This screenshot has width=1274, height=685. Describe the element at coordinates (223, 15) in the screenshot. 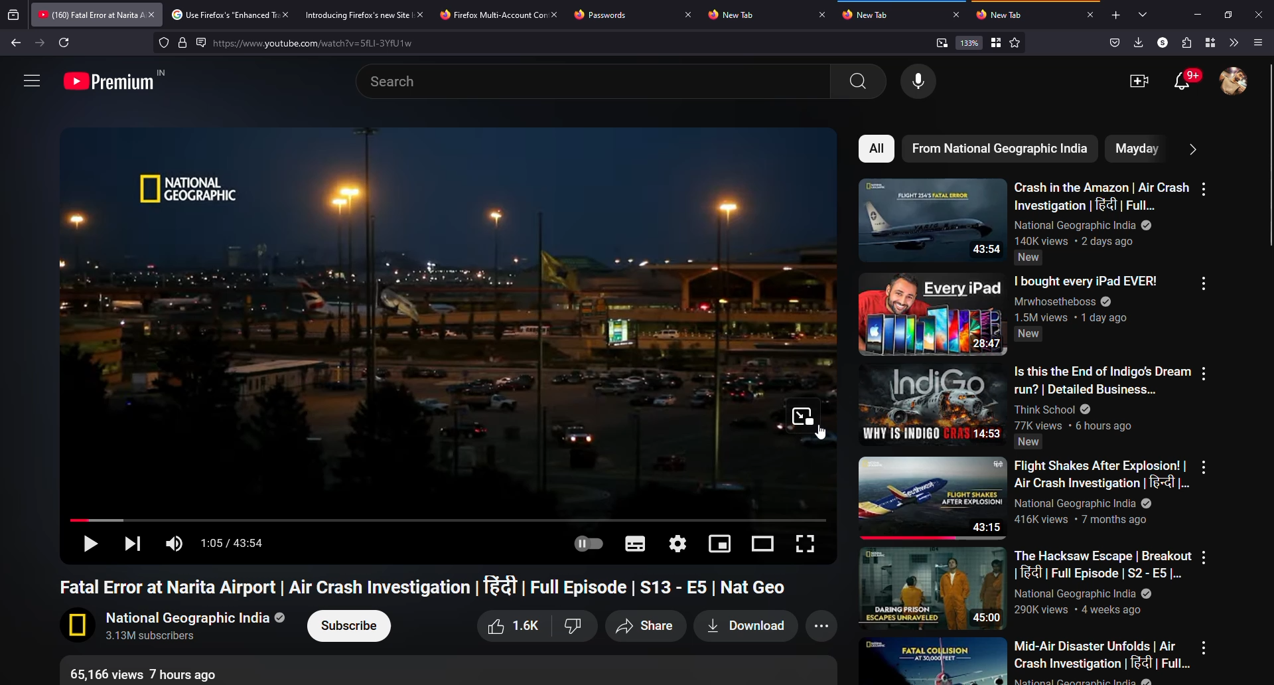

I see `Use Firefox tab` at that location.